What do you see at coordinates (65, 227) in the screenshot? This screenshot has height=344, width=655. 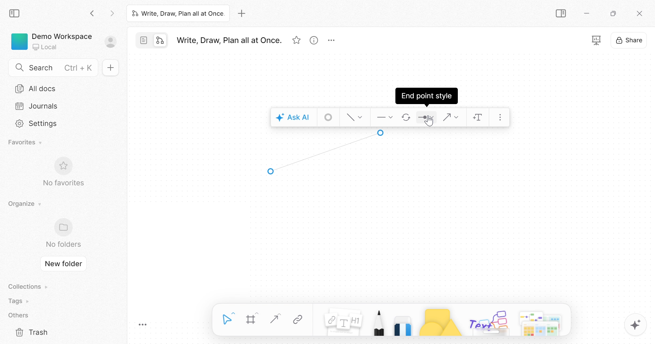 I see `Folder icon` at bounding box center [65, 227].